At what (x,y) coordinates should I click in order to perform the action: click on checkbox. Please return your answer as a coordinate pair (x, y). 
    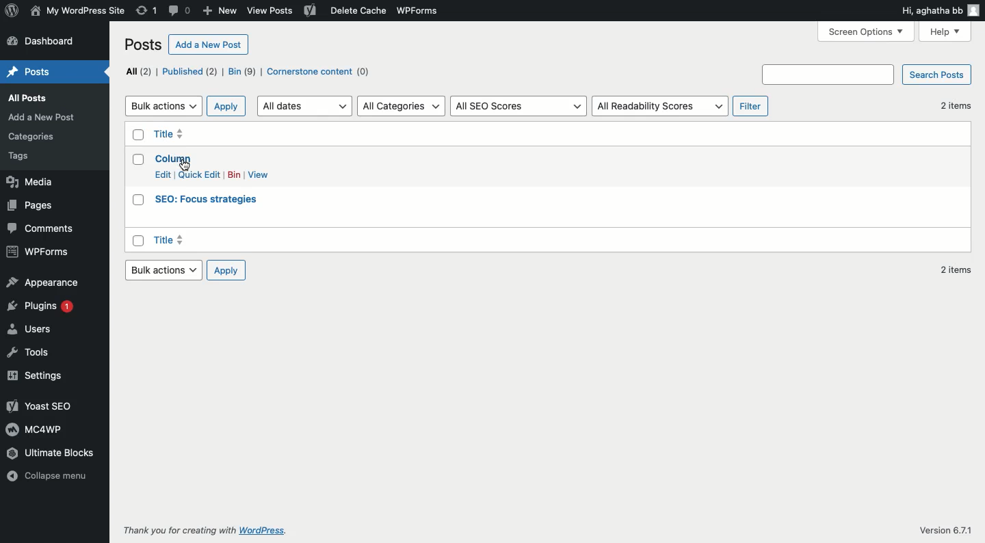
    Looking at the image, I should click on (138, 136).